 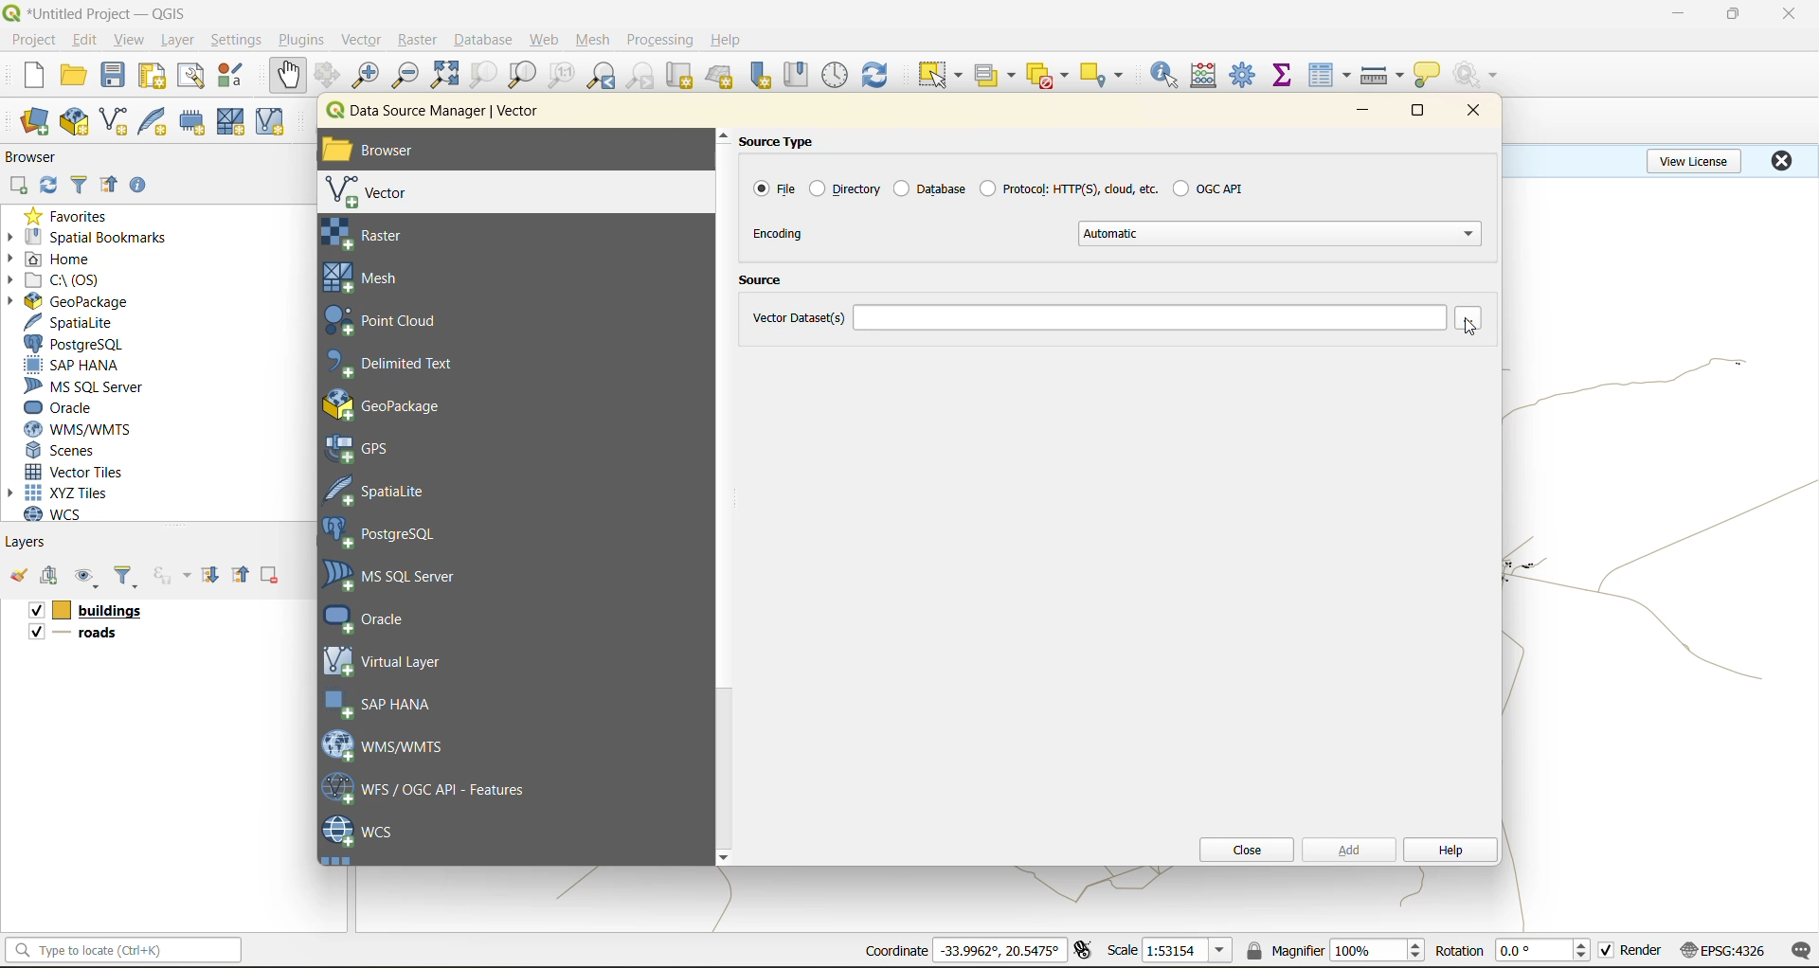 I want to click on collapse all, so click(x=109, y=188).